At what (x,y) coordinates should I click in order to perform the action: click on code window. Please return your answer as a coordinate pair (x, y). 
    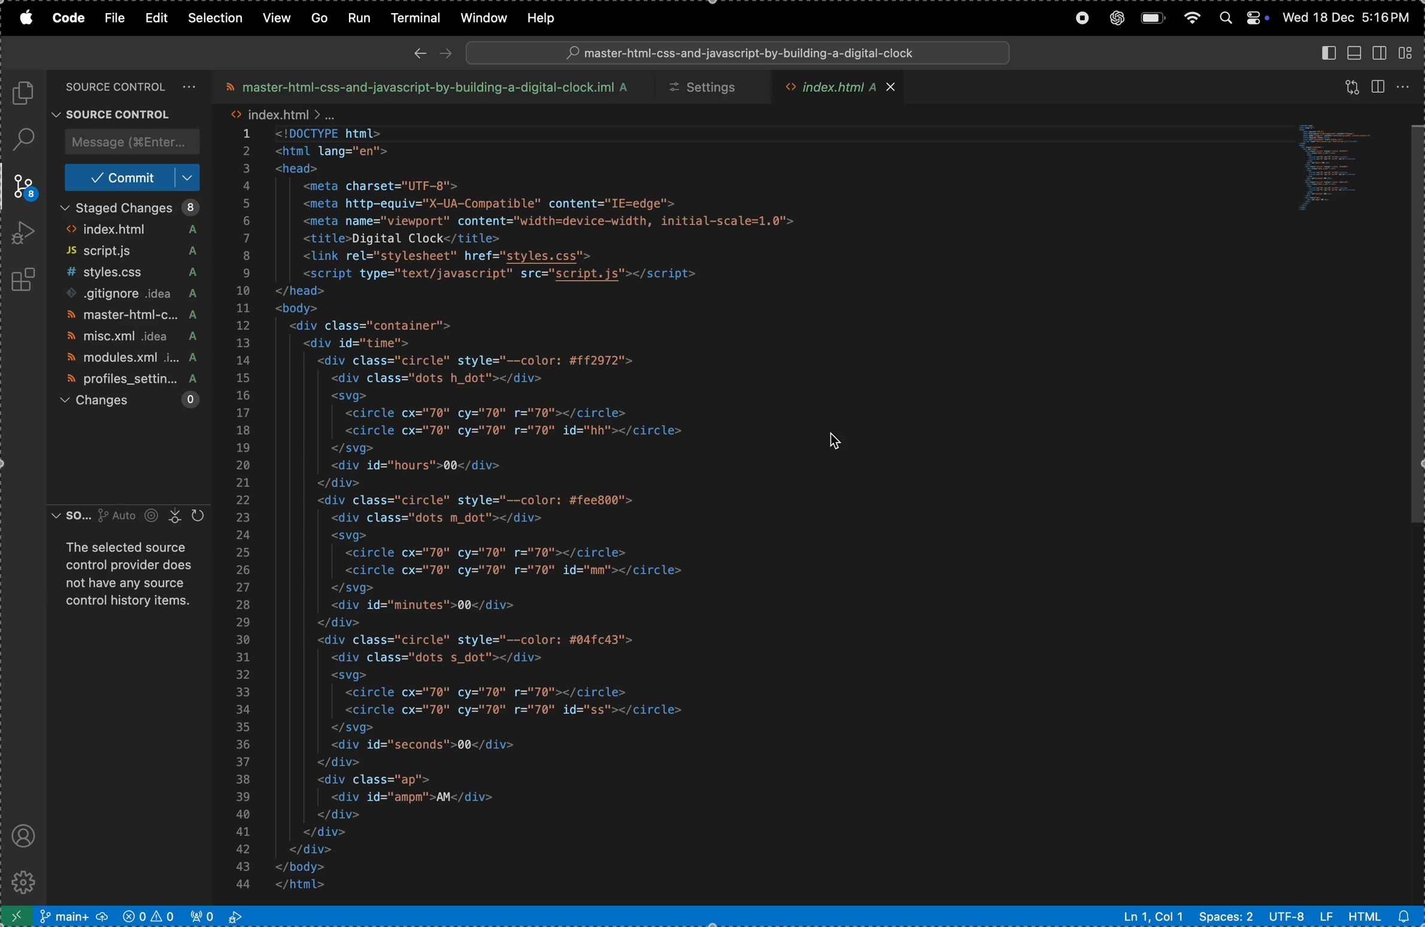
    Looking at the image, I should click on (1331, 165).